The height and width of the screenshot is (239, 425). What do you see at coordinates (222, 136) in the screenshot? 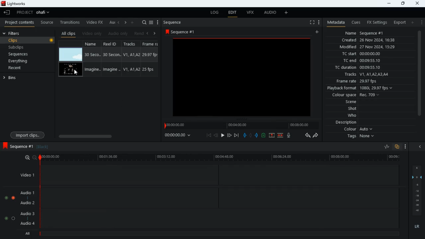
I see `play` at bounding box center [222, 136].